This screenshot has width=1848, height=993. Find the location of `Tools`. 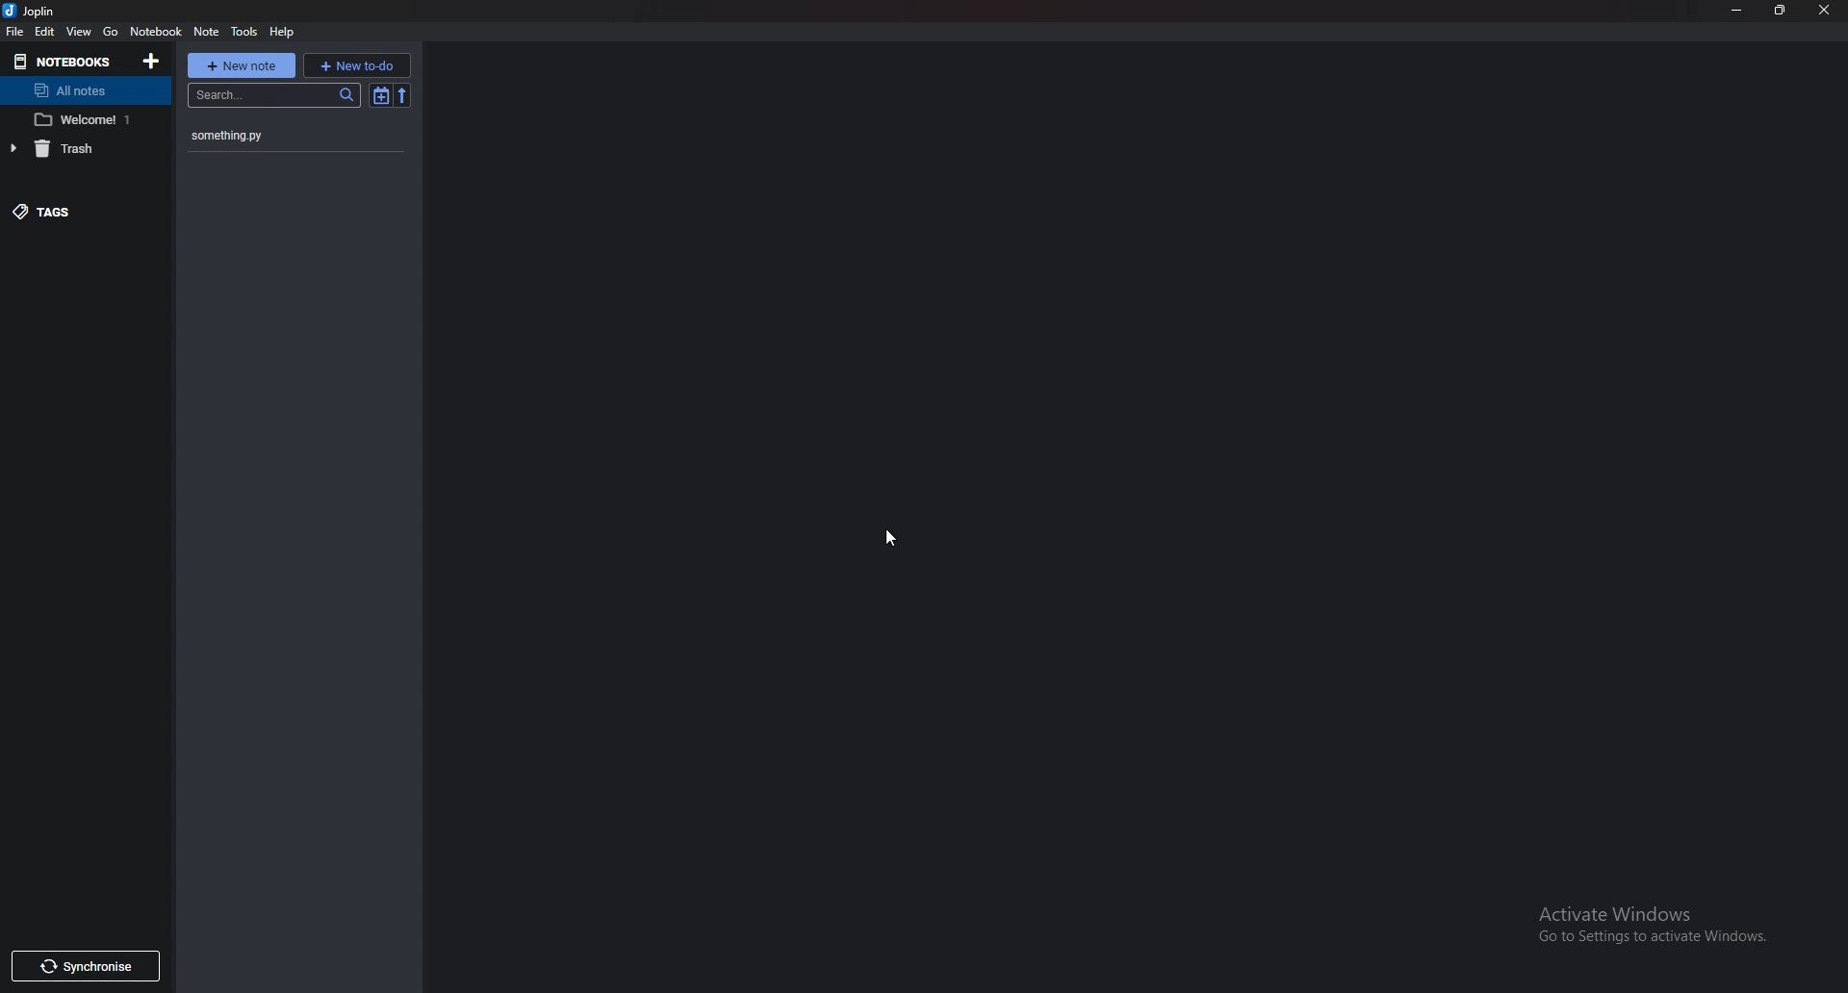

Tools is located at coordinates (245, 29).